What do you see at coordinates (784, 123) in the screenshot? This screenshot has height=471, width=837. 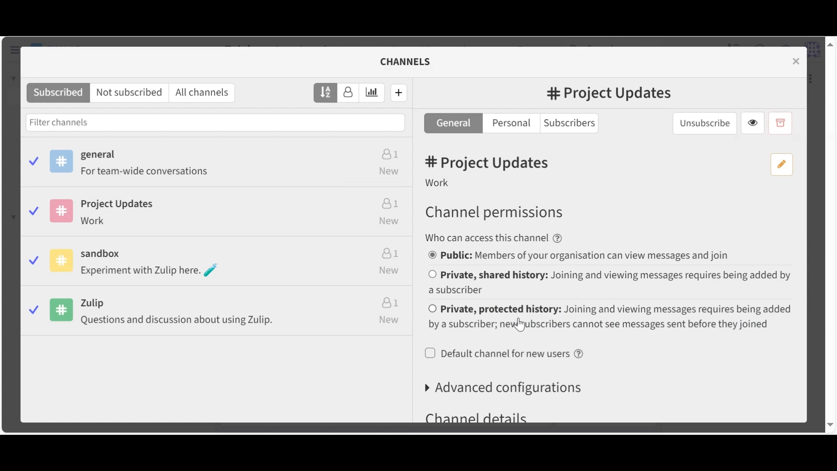 I see `Archive Channel` at bounding box center [784, 123].